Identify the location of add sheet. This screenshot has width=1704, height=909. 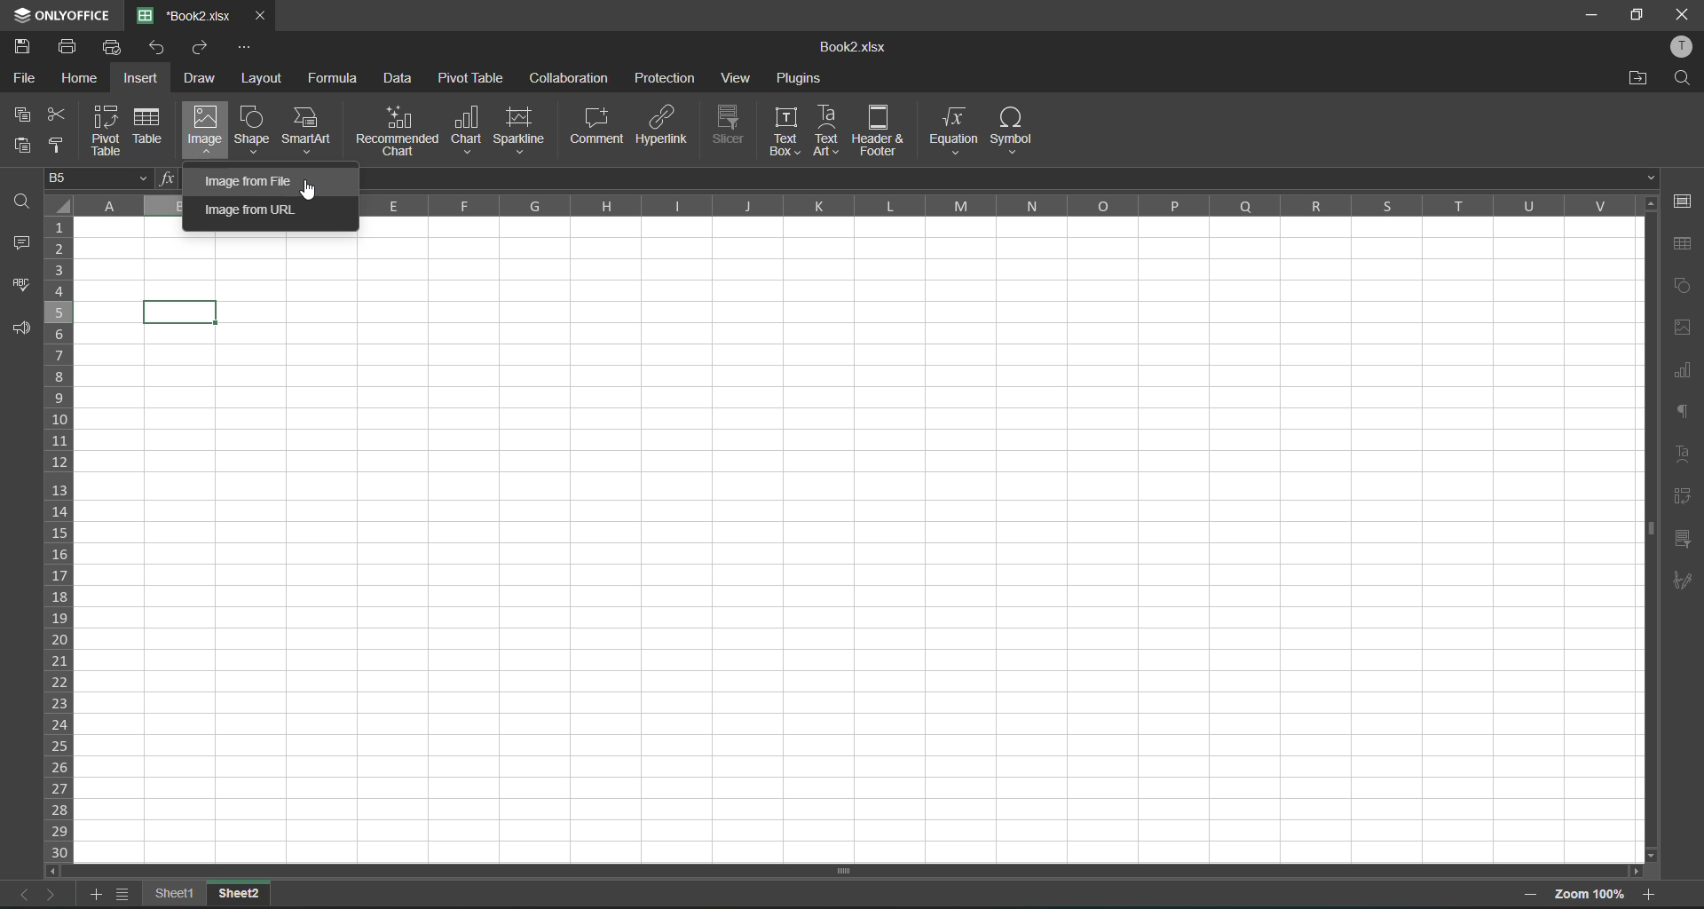
(96, 896).